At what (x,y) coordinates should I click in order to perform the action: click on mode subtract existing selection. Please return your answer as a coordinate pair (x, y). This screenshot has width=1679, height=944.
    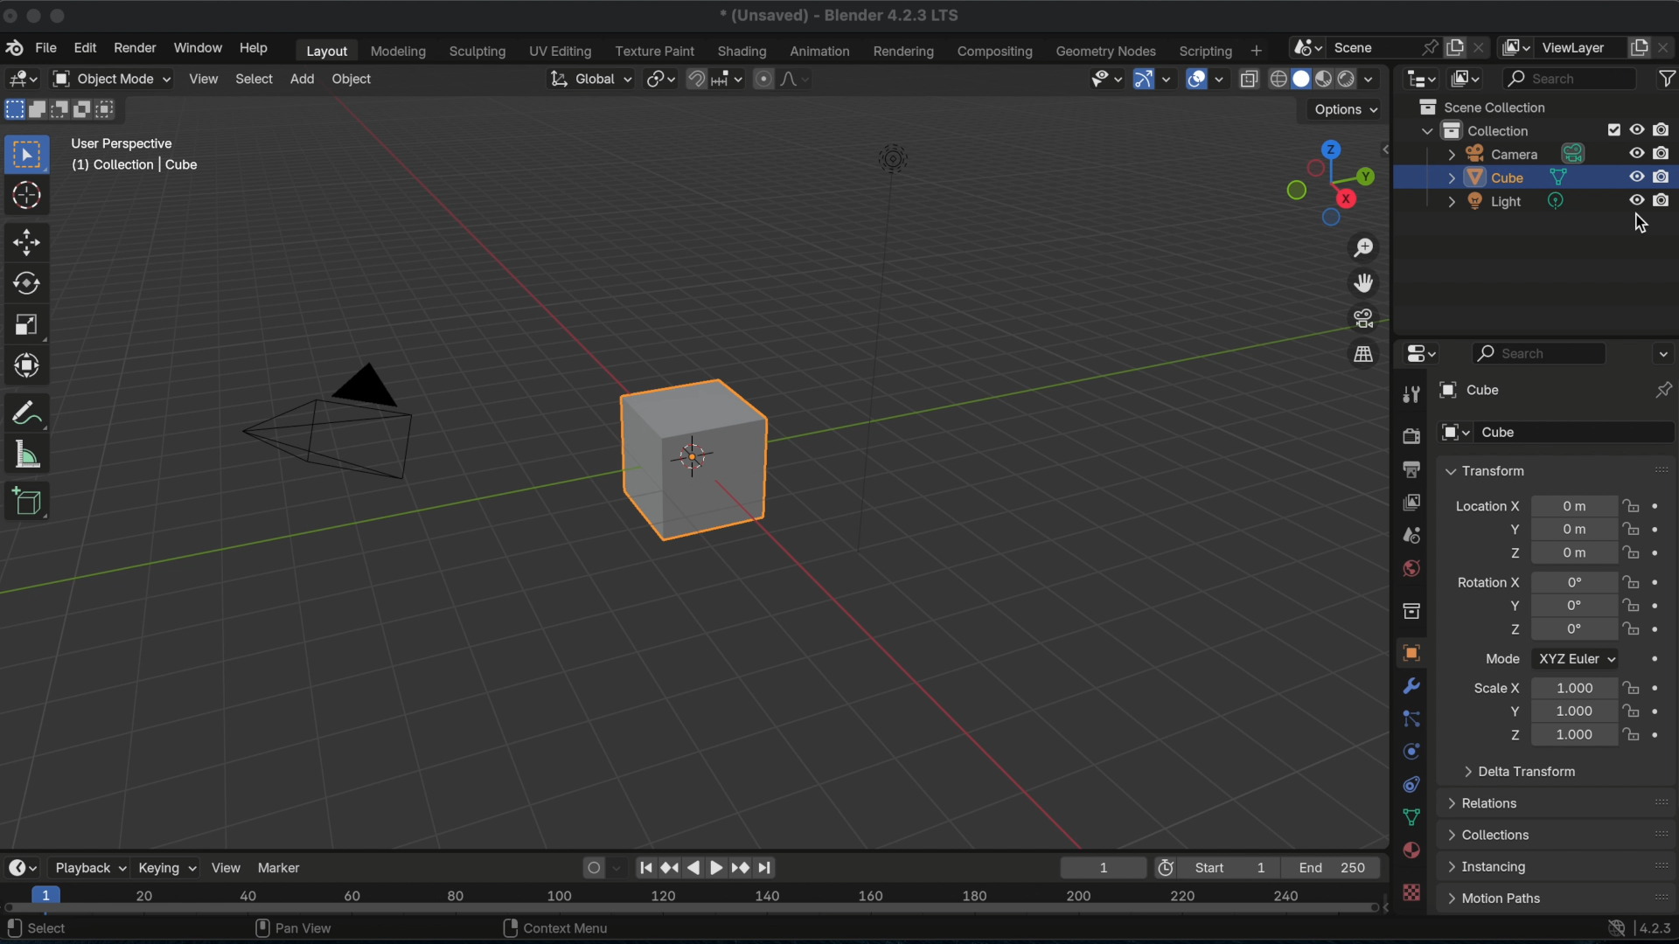
    Looking at the image, I should click on (60, 113).